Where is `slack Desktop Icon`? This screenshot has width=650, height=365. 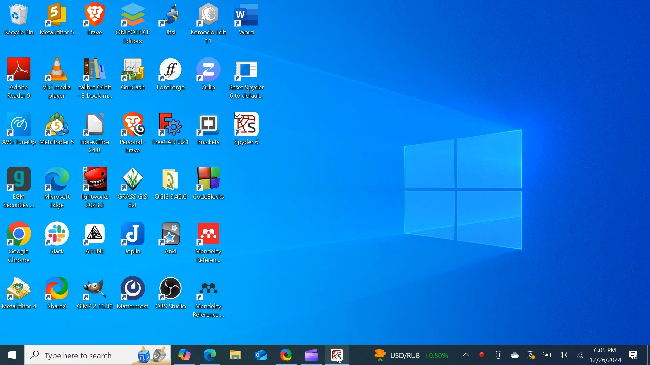
slack Desktop Icon is located at coordinates (57, 242).